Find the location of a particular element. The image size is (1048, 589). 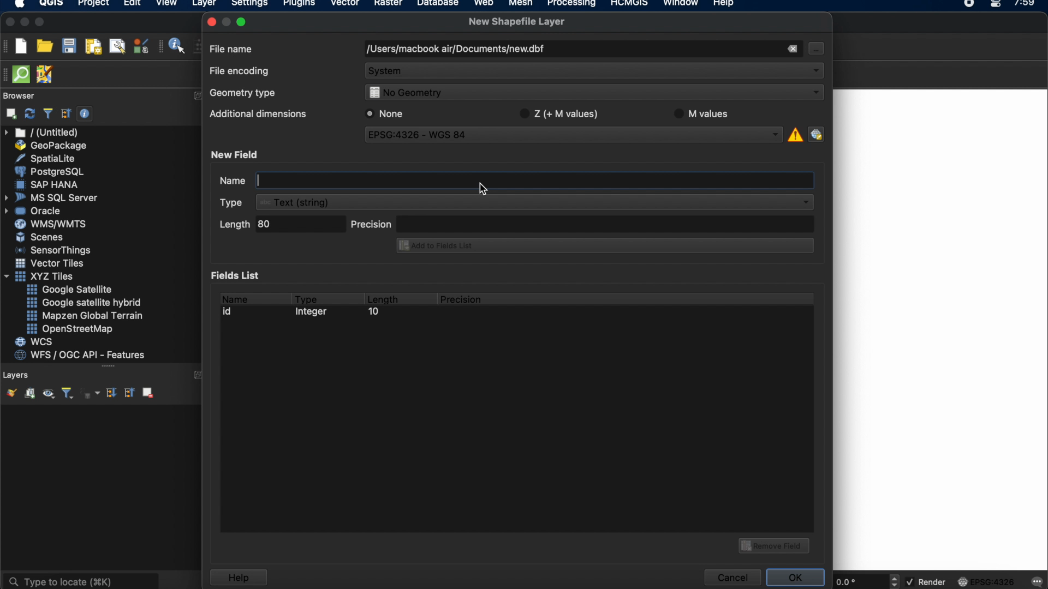

vector is located at coordinates (346, 4).